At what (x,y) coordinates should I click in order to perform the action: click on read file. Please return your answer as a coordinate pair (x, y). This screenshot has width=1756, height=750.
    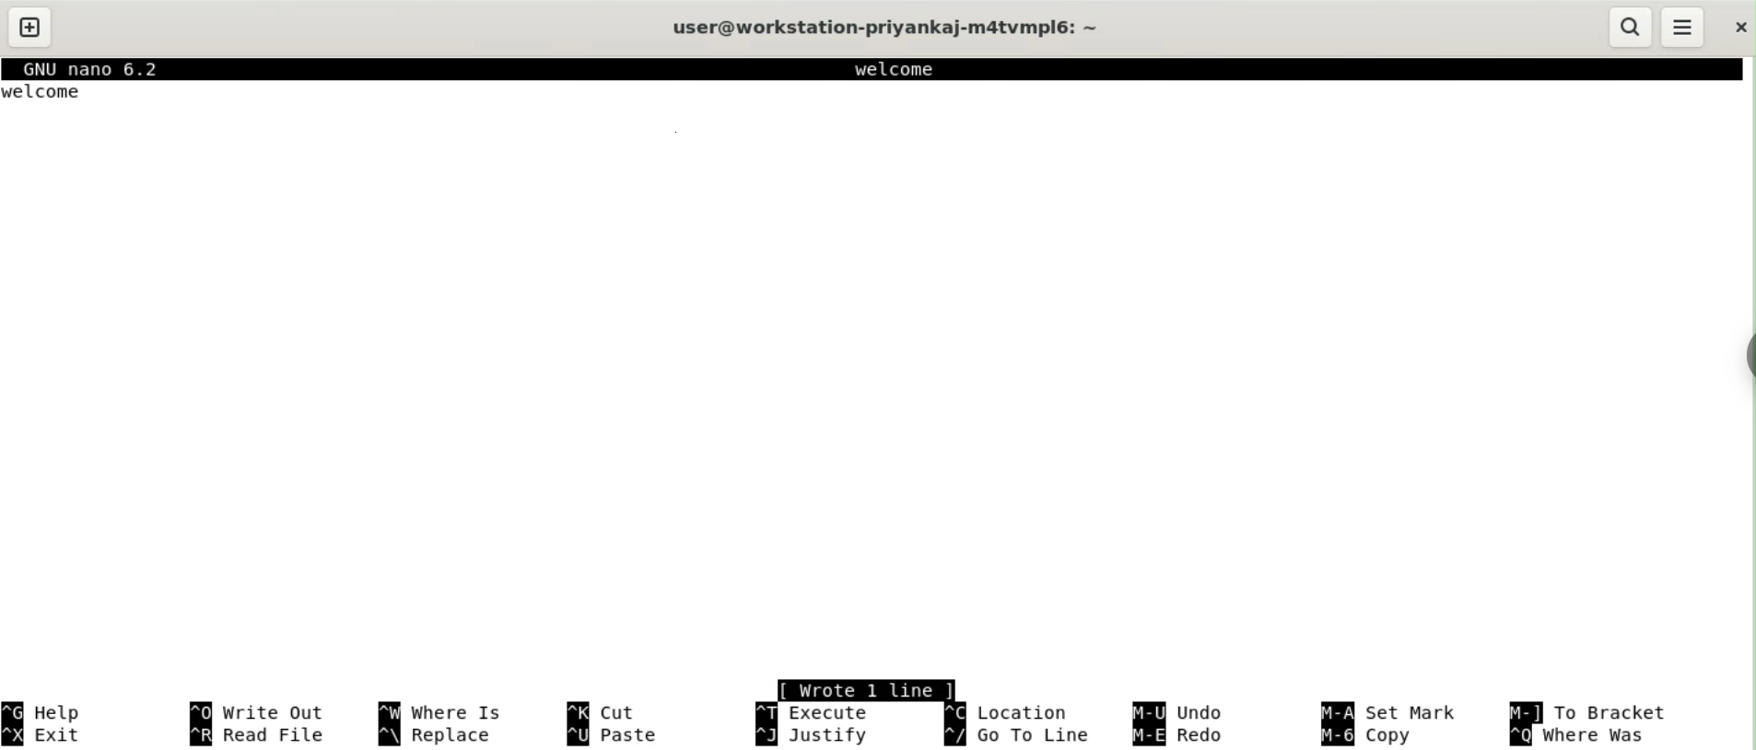
    Looking at the image, I should click on (261, 736).